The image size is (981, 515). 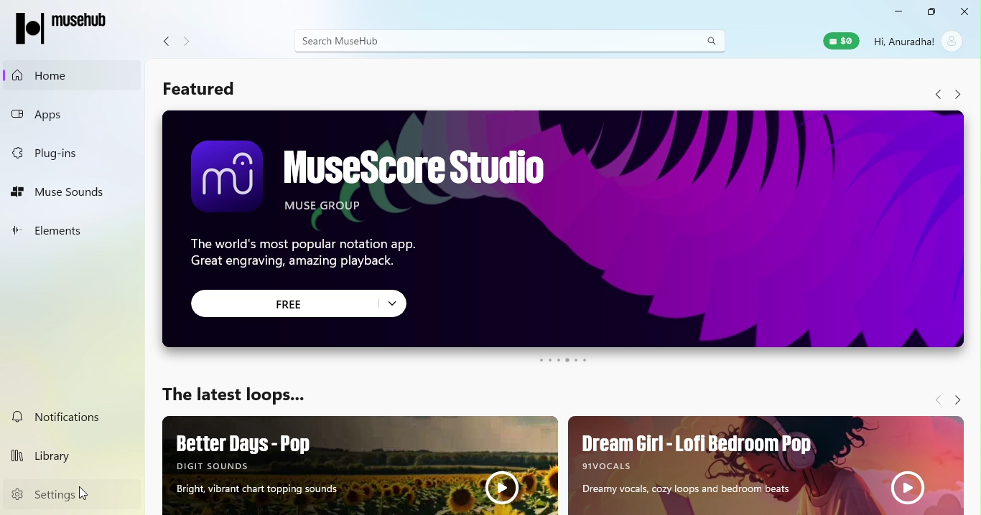 What do you see at coordinates (952, 42) in the screenshot?
I see `account` at bounding box center [952, 42].